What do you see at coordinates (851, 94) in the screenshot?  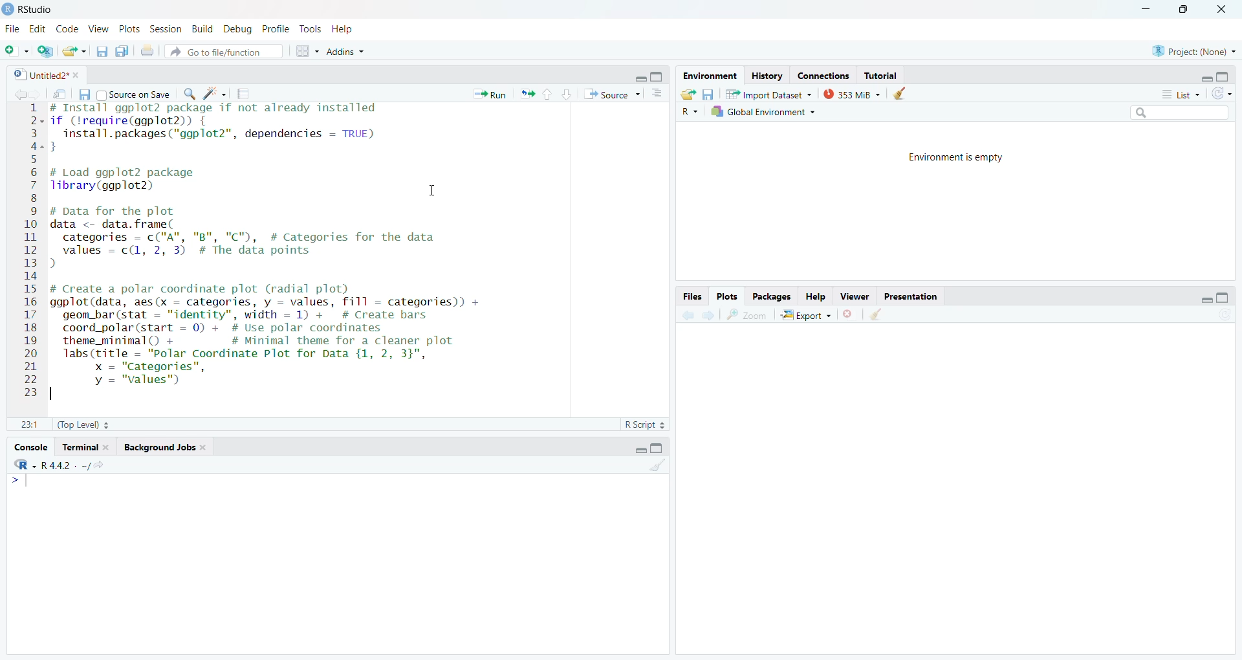 I see ` 353 MB ~` at bounding box center [851, 94].